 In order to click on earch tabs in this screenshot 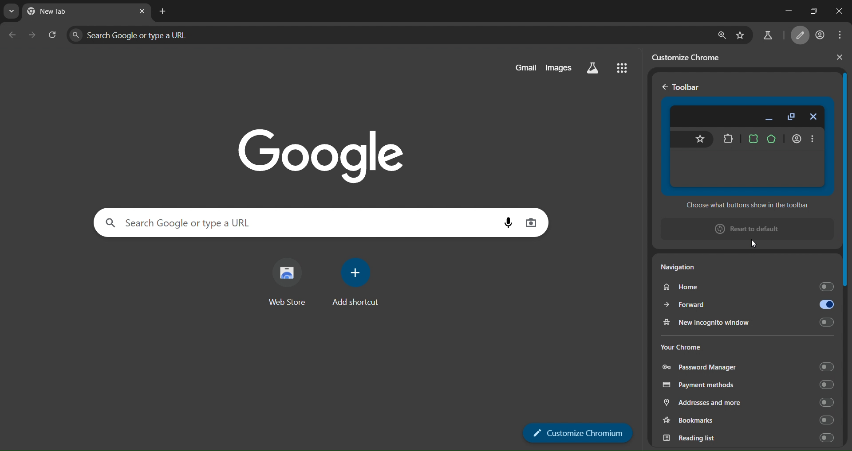, I will do `click(10, 11)`.